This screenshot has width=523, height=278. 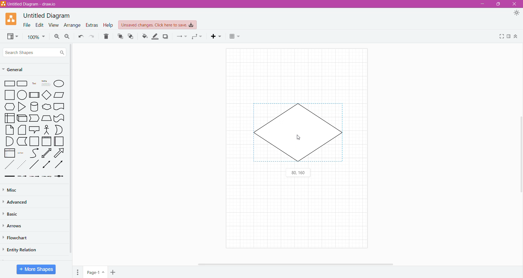 What do you see at coordinates (297, 264) in the screenshot?
I see `Horizontal Scroll Bar` at bounding box center [297, 264].